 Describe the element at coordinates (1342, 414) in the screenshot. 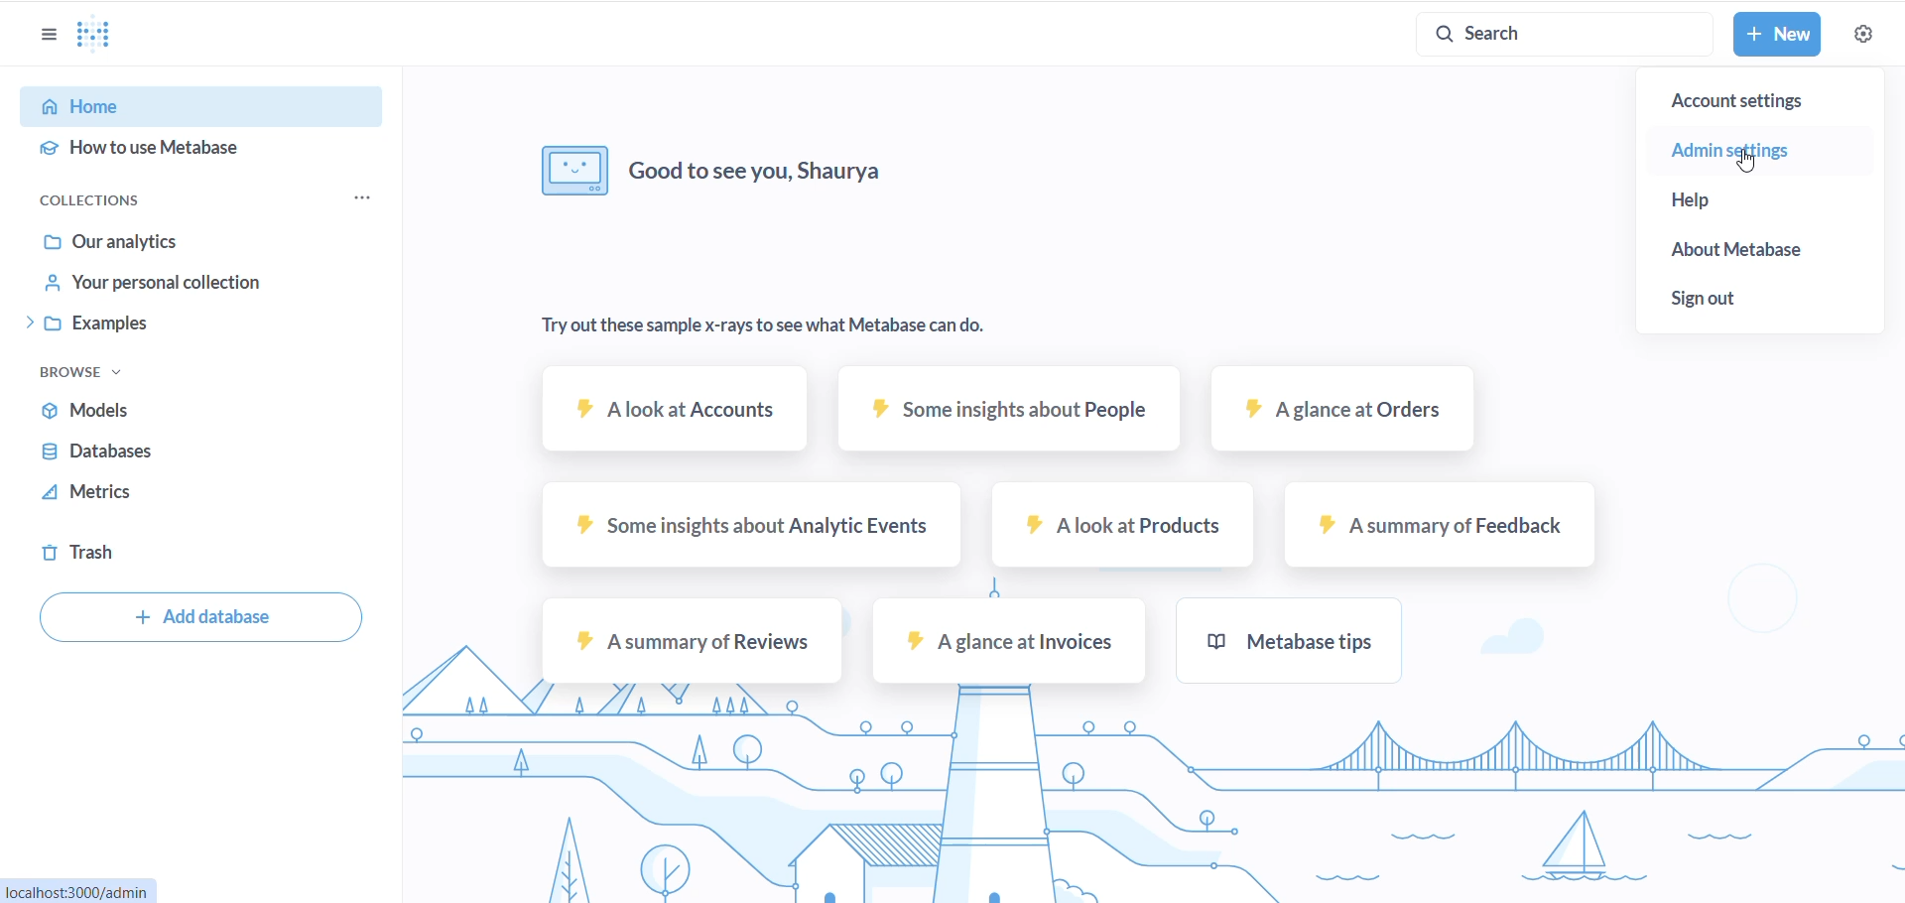

I see `A glance at orders sample` at that location.